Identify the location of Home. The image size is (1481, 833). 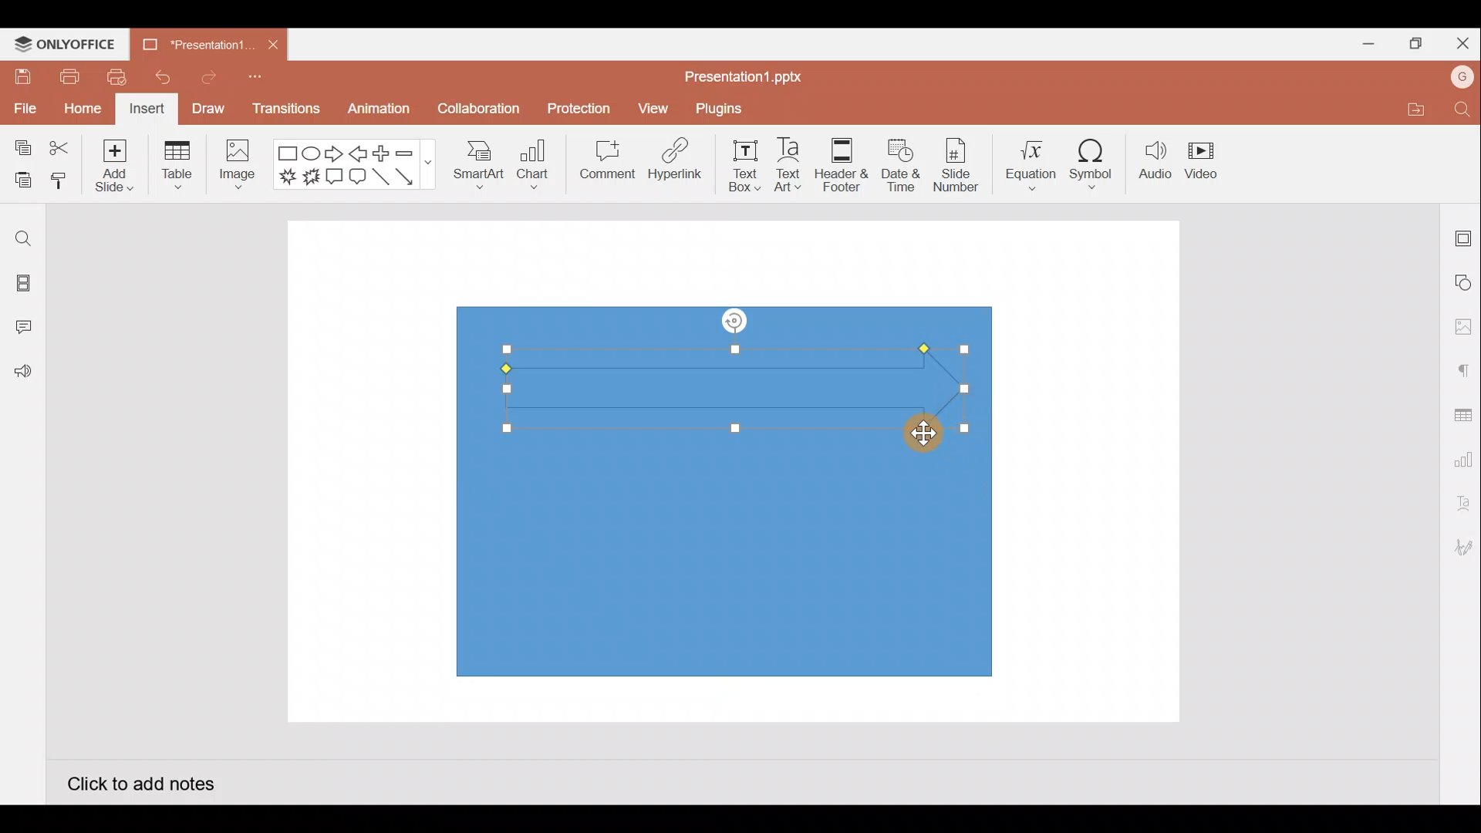
(83, 110).